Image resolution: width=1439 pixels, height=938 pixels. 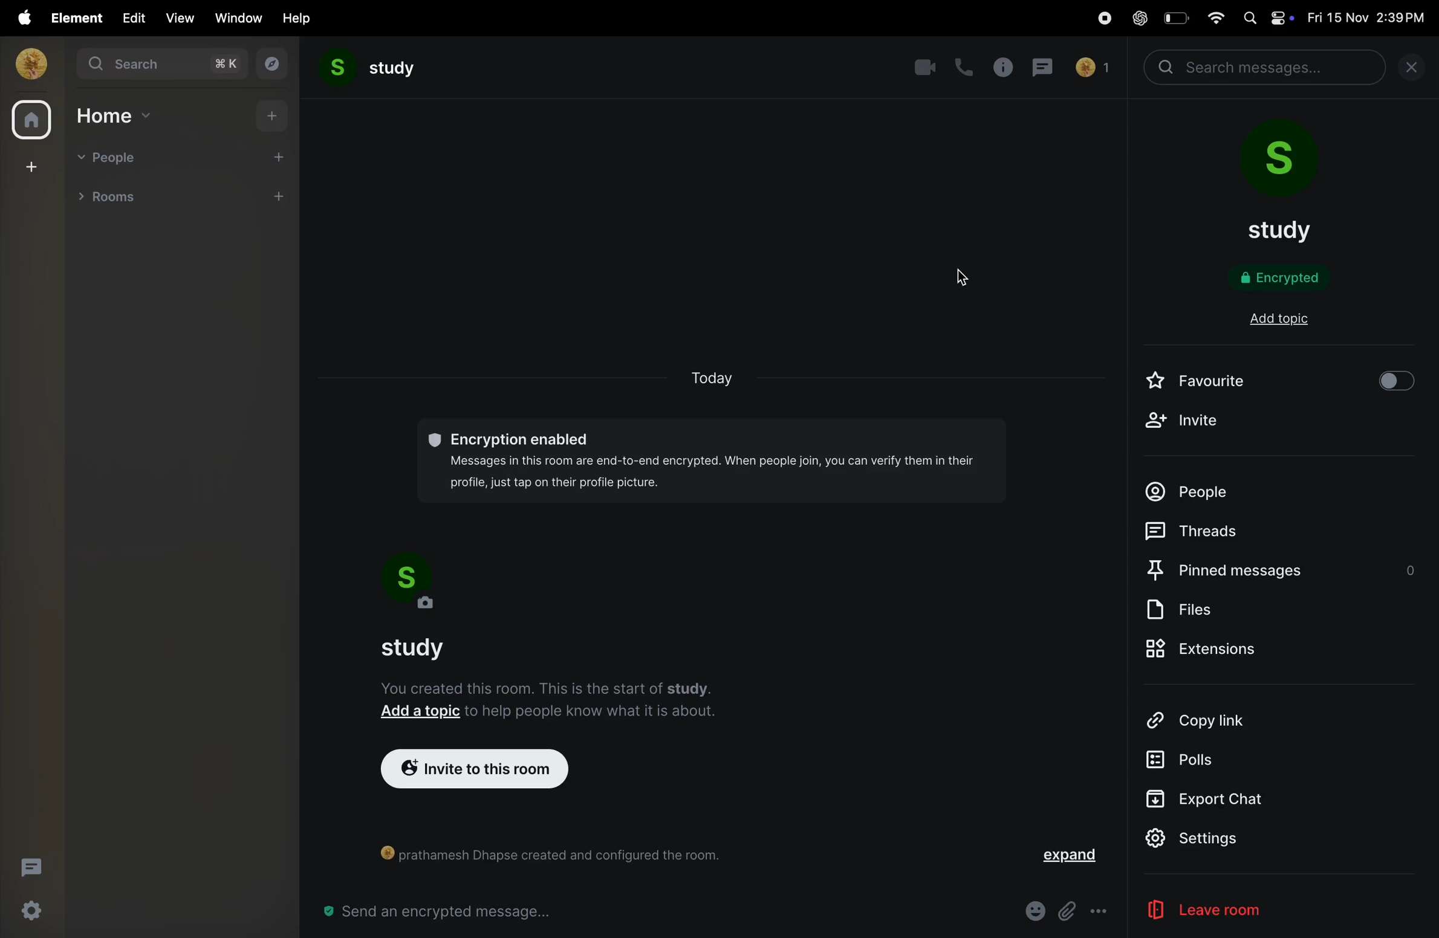 I want to click on message bar, so click(x=444, y=913).